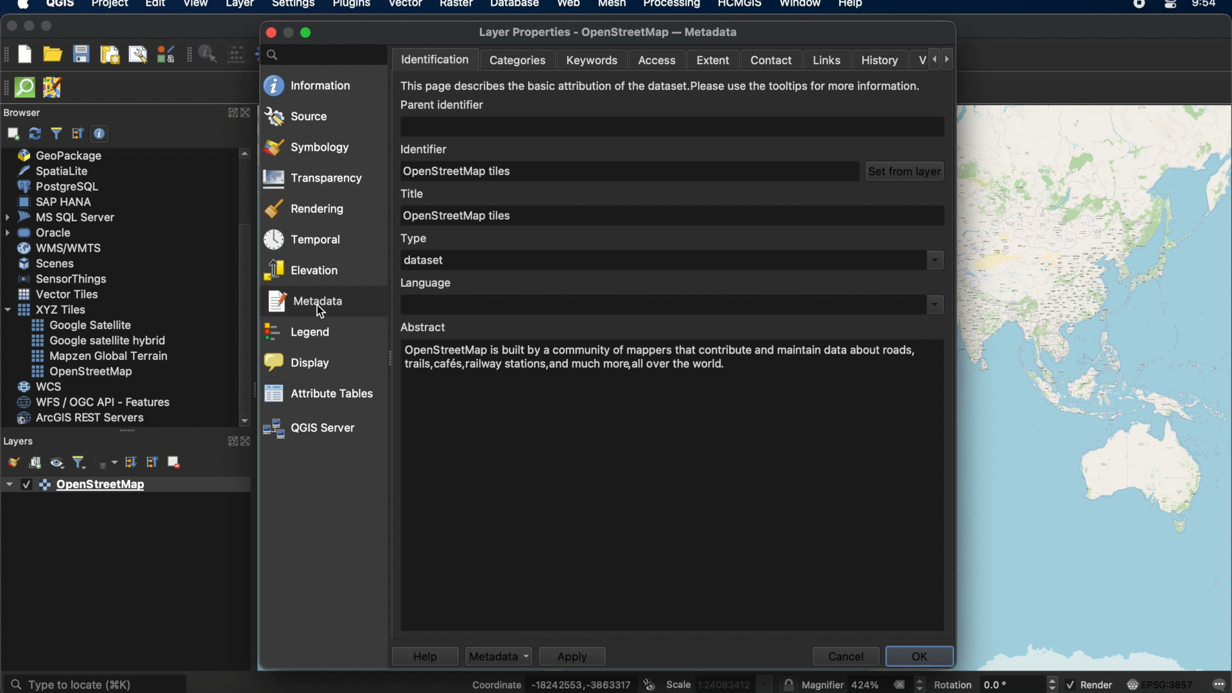 The height and width of the screenshot is (693, 1232). Describe the element at coordinates (1090, 685) in the screenshot. I see `render` at that location.